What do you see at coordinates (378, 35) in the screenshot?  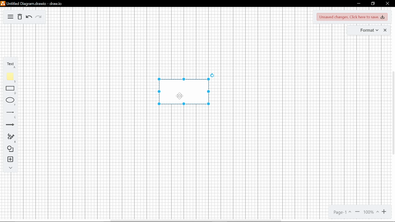 I see `Cursor` at bounding box center [378, 35].